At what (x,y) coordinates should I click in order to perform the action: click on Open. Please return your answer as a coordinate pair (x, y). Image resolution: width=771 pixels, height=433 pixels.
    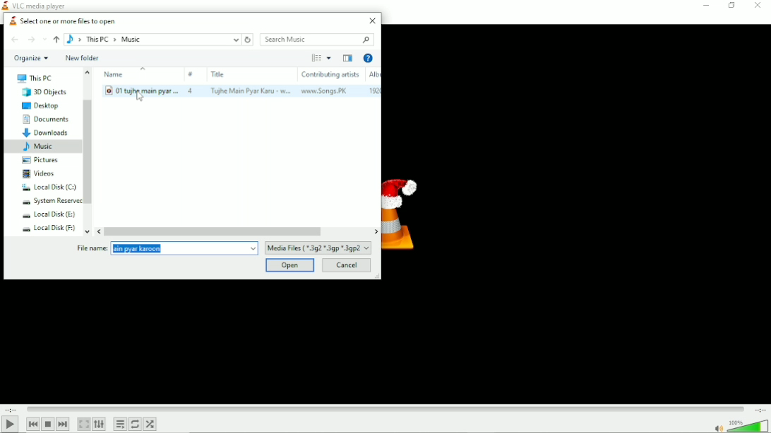
    Looking at the image, I should click on (289, 265).